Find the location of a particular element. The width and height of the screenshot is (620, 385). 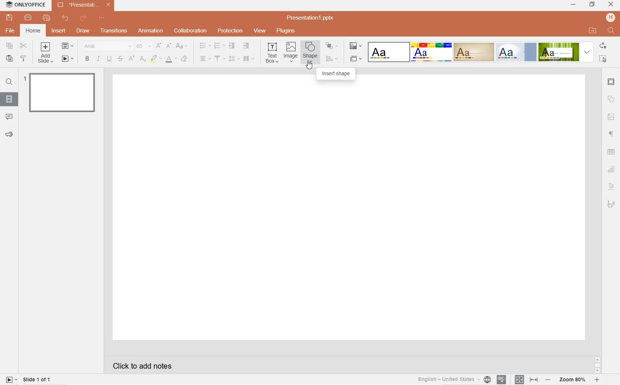

strikethrough is located at coordinates (120, 59).